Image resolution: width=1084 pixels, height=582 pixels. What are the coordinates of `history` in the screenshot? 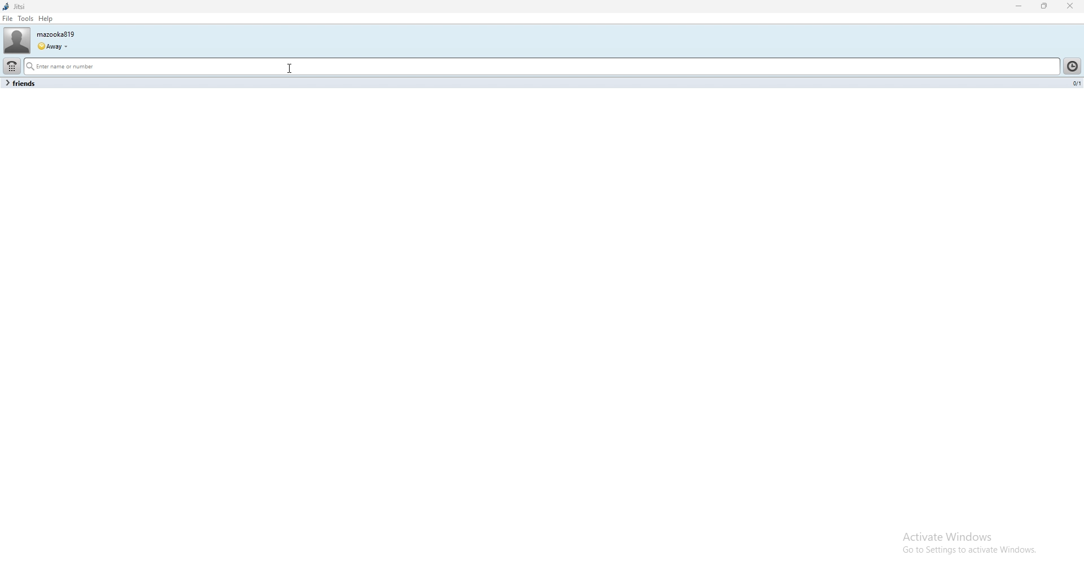 It's located at (1073, 66).